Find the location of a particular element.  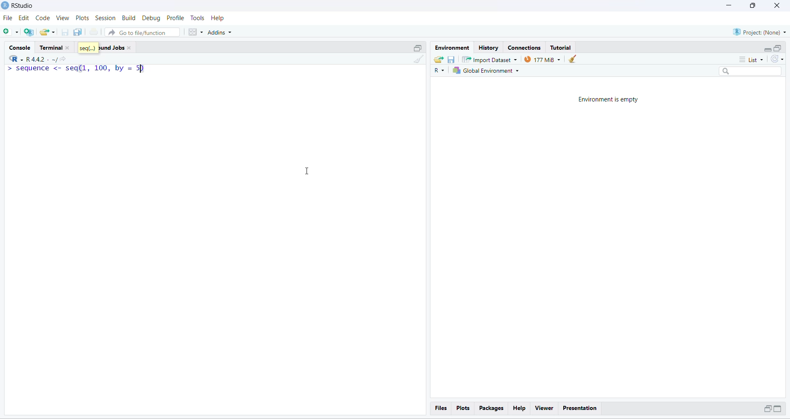

plots is located at coordinates (83, 18).